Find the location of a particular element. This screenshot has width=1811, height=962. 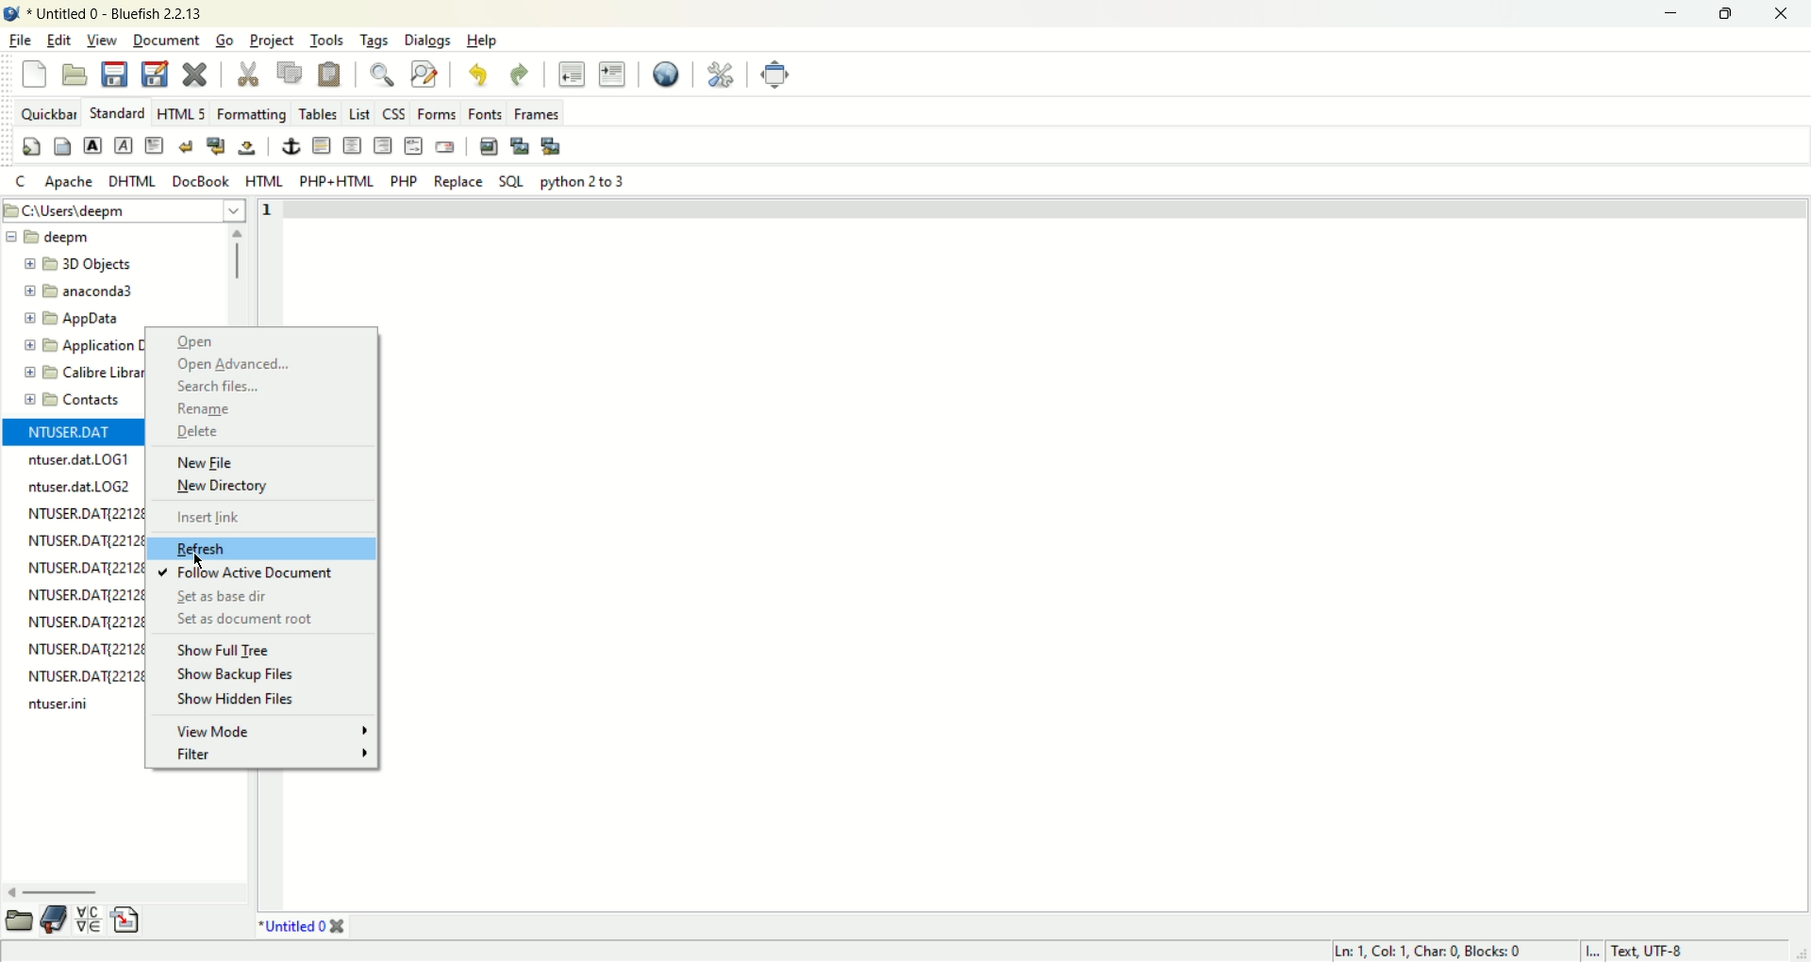

apache is located at coordinates (71, 182).